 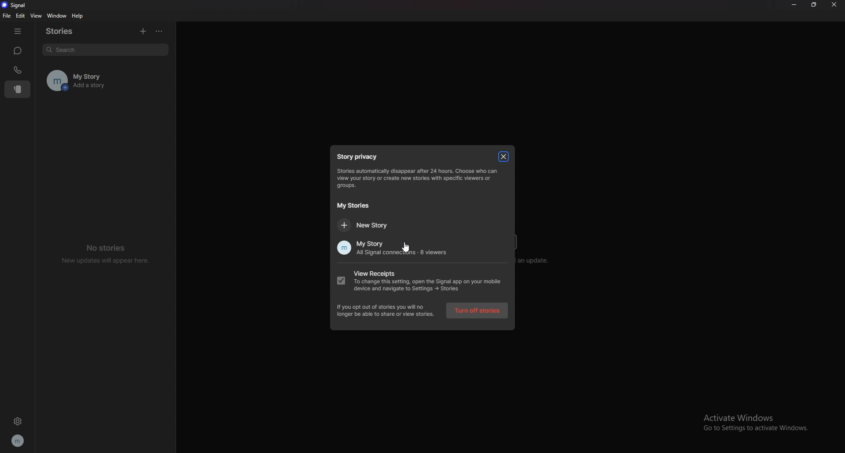 I want to click on search, so click(x=99, y=49).